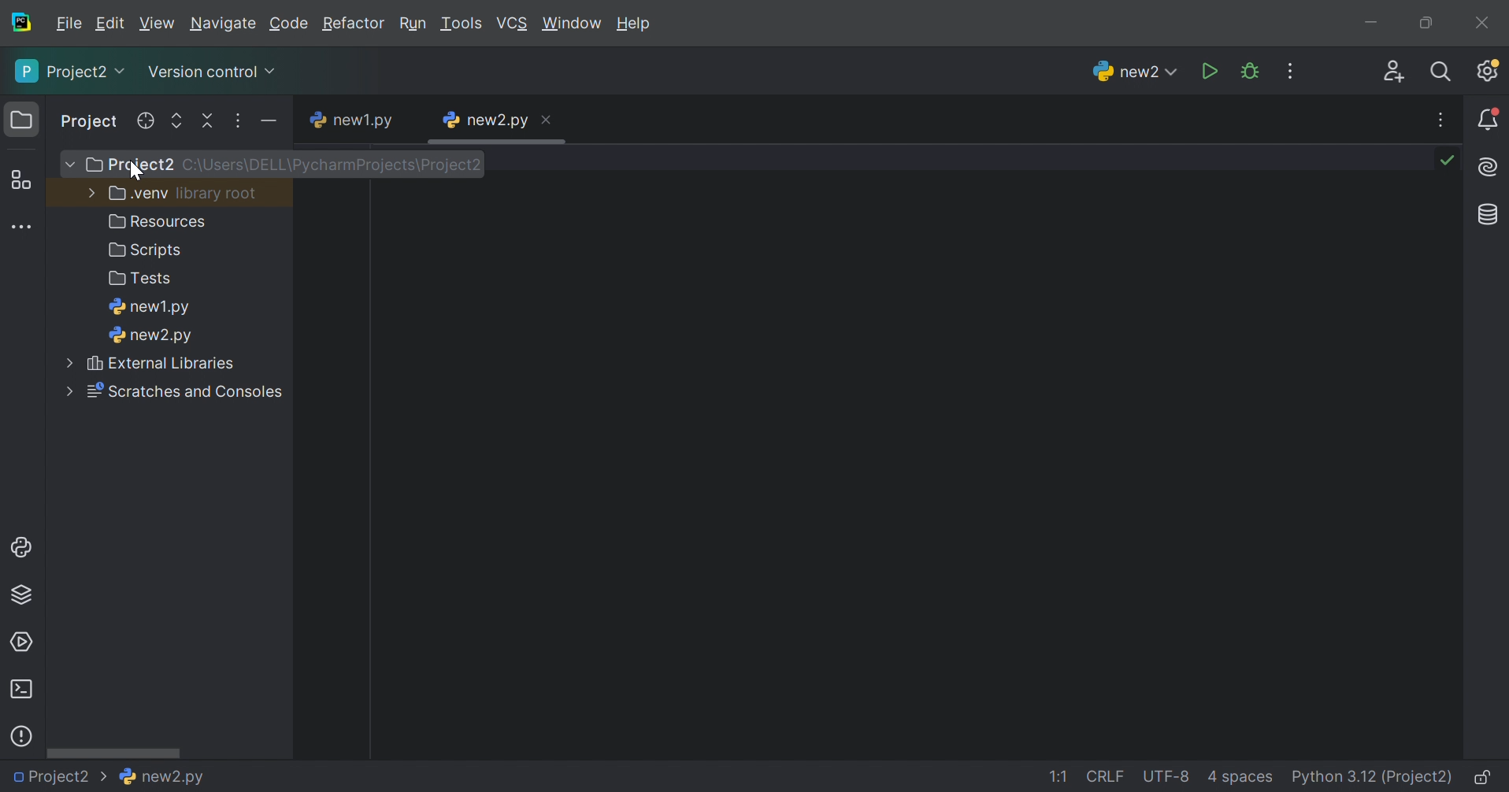 This screenshot has width=1509, height=792. Describe the element at coordinates (22, 689) in the screenshot. I see `Terminal` at that location.